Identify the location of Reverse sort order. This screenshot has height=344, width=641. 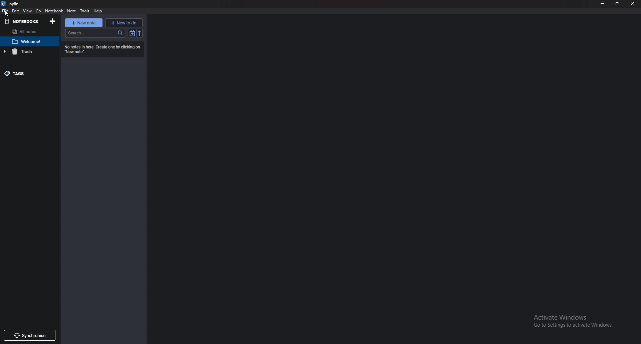
(140, 33).